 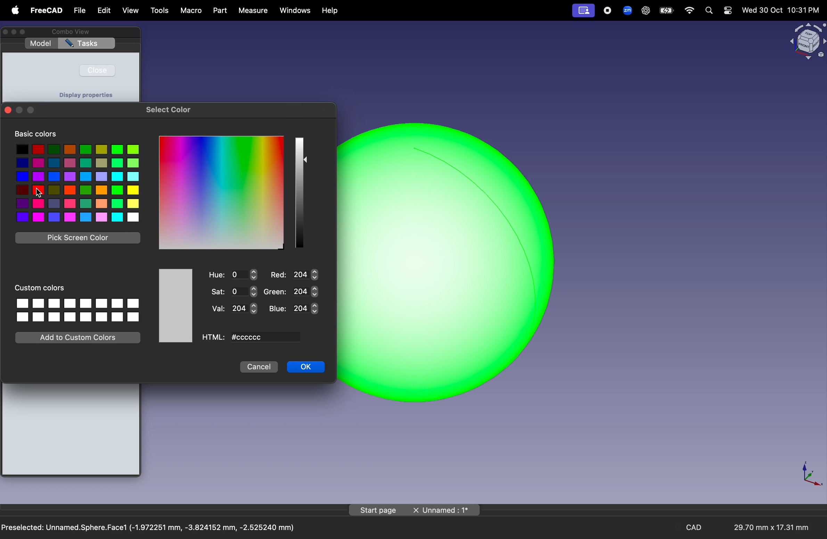 What do you see at coordinates (294, 274) in the screenshot?
I see `red` at bounding box center [294, 274].